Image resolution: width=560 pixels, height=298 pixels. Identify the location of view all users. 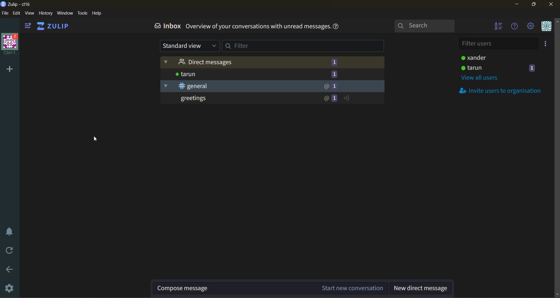
(479, 79).